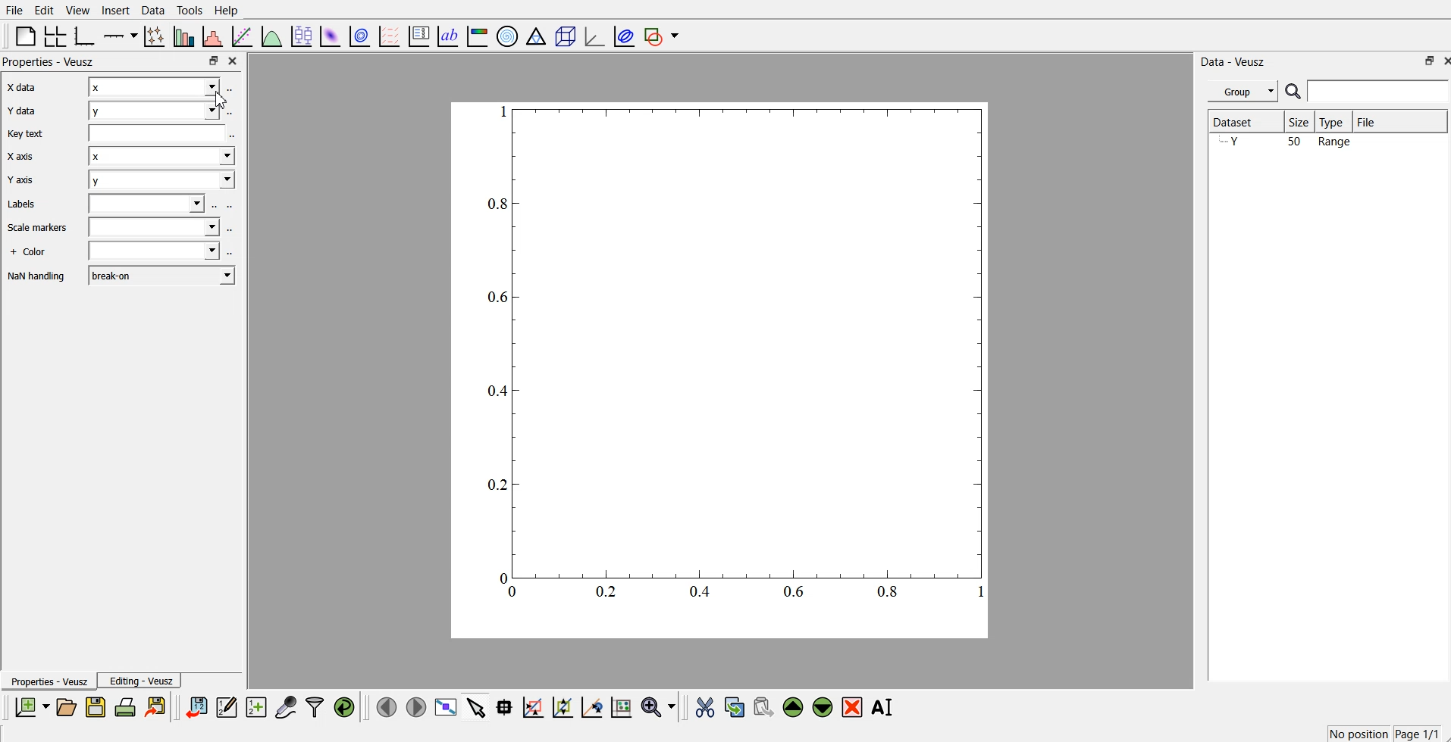  Describe the element at coordinates (29, 157) in the screenshot. I see `X axis` at that location.